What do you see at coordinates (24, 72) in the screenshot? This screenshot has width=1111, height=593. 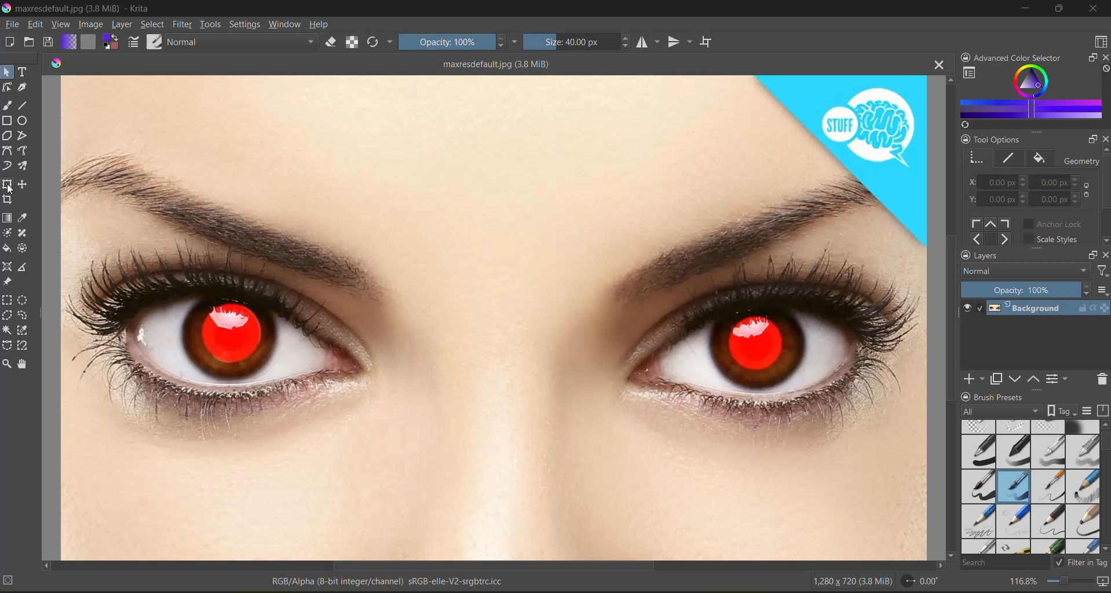 I see `tool` at bounding box center [24, 72].